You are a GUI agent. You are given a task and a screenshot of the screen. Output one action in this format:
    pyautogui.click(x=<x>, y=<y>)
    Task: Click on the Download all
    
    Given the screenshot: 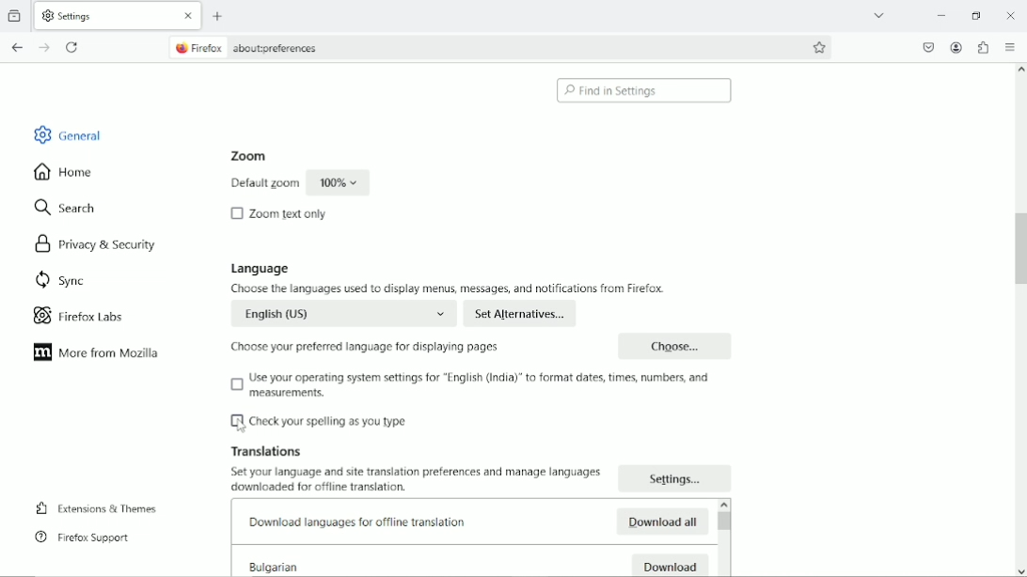 What is the action you would take?
    pyautogui.click(x=660, y=522)
    